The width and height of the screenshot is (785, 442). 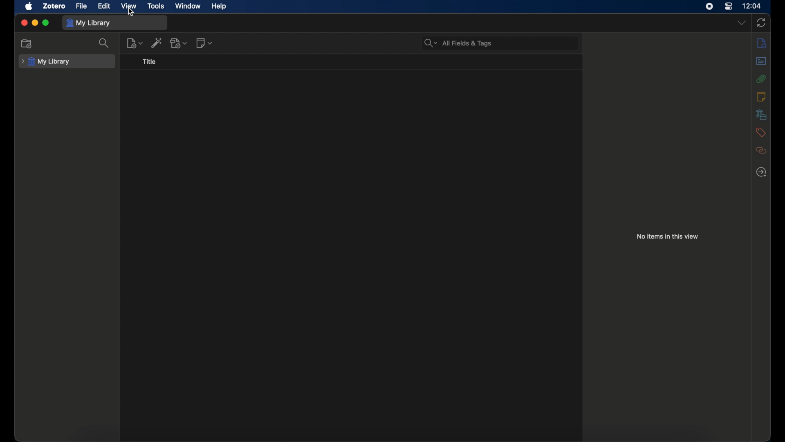 What do you see at coordinates (667, 236) in the screenshot?
I see `no items in this view` at bounding box center [667, 236].